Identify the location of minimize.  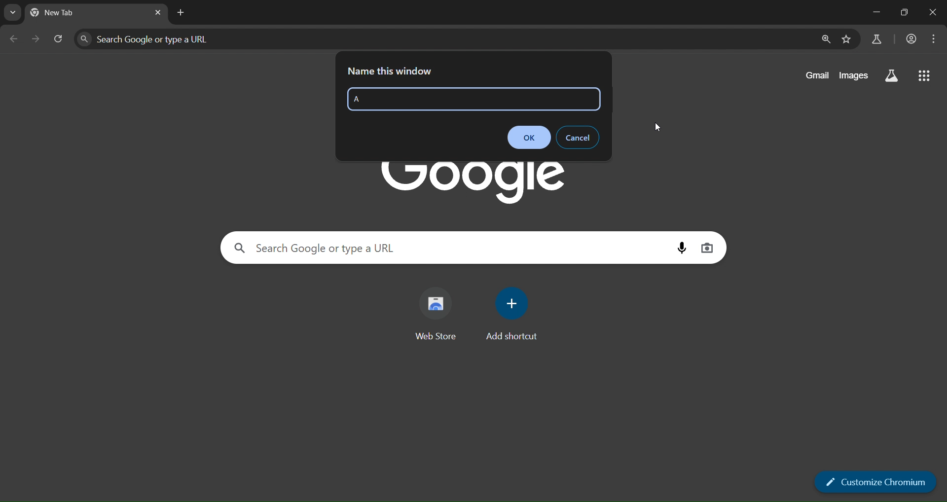
(874, 12).